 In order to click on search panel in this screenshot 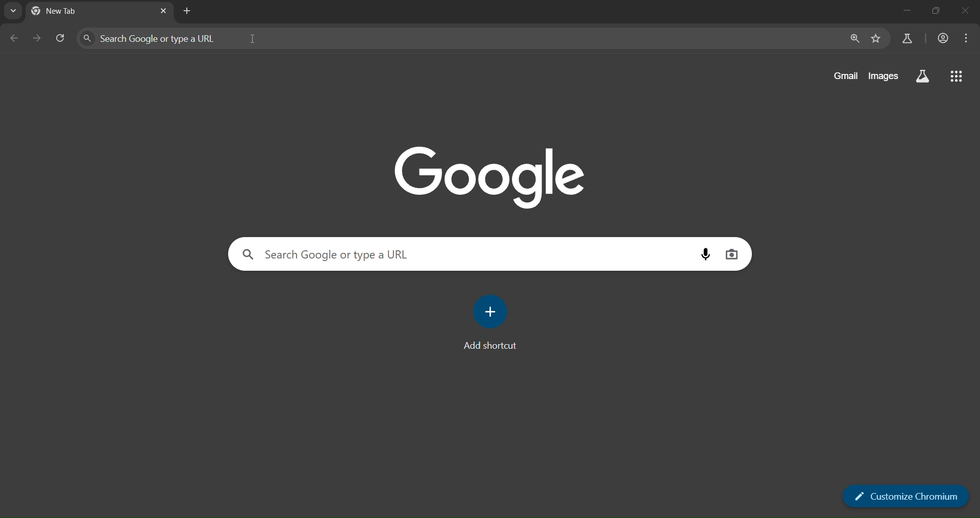, I will do `click(160, 37)`.